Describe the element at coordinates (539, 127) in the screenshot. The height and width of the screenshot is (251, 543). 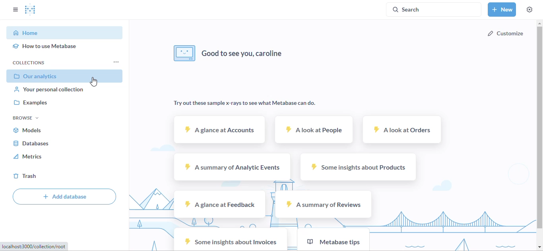
I see `vertical scroll bar` at that location.